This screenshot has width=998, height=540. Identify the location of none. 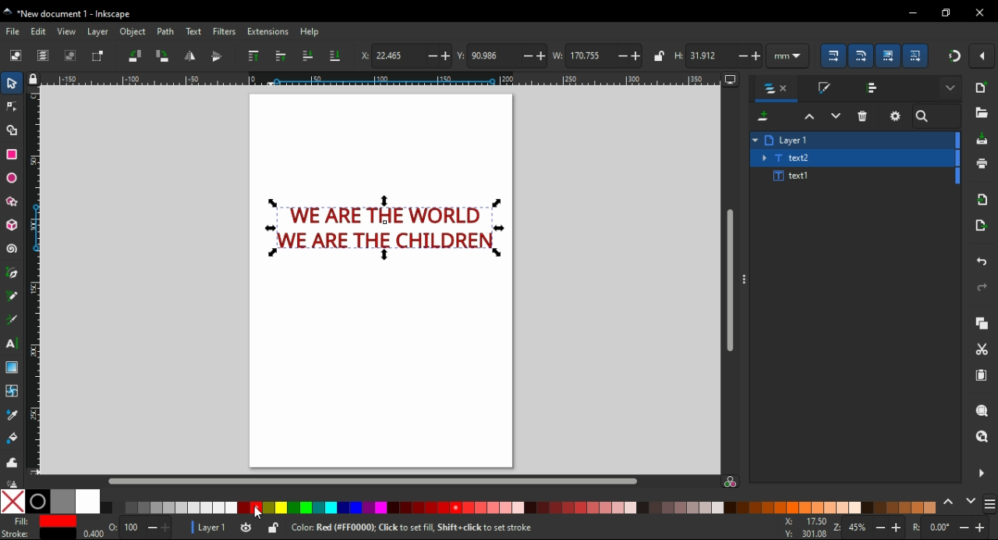
(12, 502).